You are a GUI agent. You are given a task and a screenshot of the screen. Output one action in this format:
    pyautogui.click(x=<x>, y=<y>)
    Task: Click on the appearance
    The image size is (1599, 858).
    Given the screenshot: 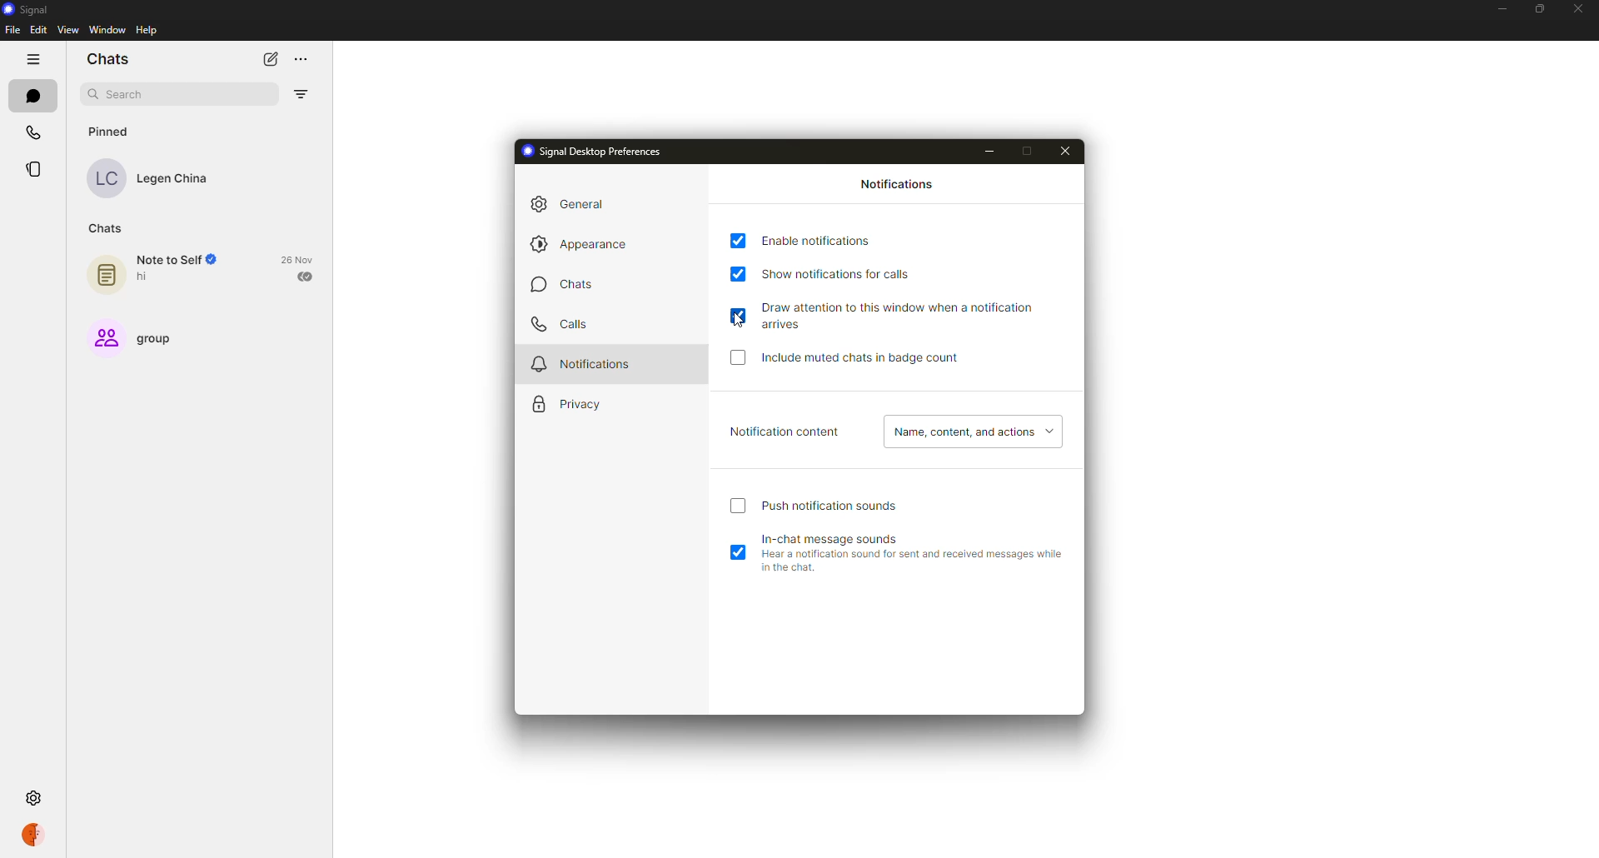 What is the action you would take?
    pyautogui.click(x=585, y=245)
    